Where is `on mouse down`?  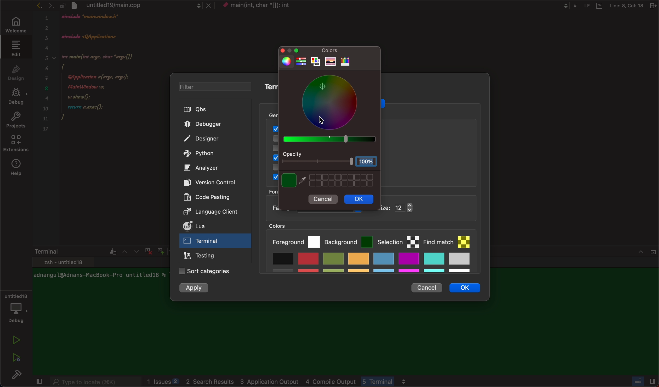 on mouse down is located at coordinates (215, 242).